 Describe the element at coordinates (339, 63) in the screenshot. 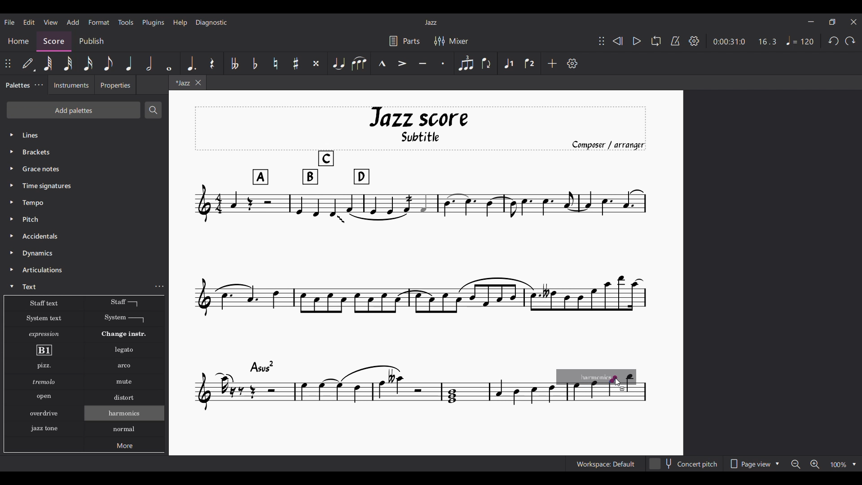

I see `Tie` at that location.